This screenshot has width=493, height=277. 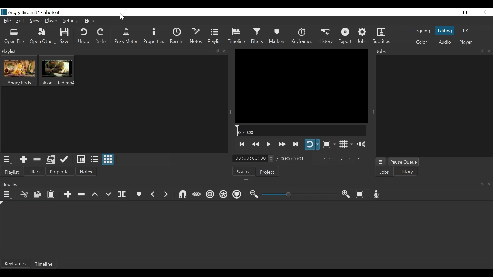 What do you see at coordinates (21, 21) in the screenshot?
I see `Edit` at bounding box center [21, 21].